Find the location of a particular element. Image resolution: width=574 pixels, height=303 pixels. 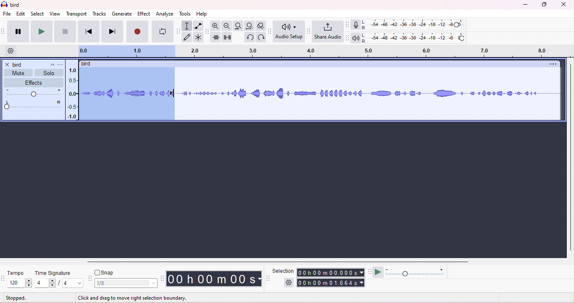

logo is located at coordinates (5, 5).